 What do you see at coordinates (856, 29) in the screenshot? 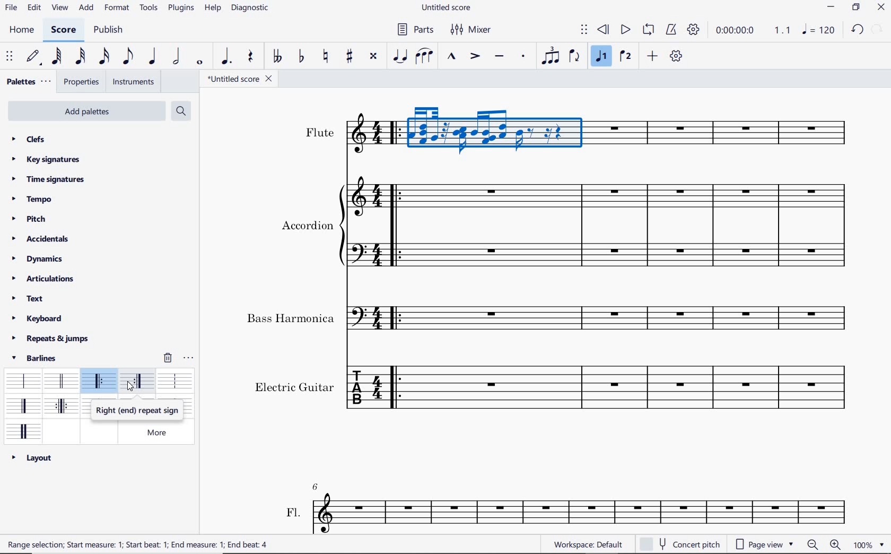
I see `UNDO` at bounding box center [856, 29].